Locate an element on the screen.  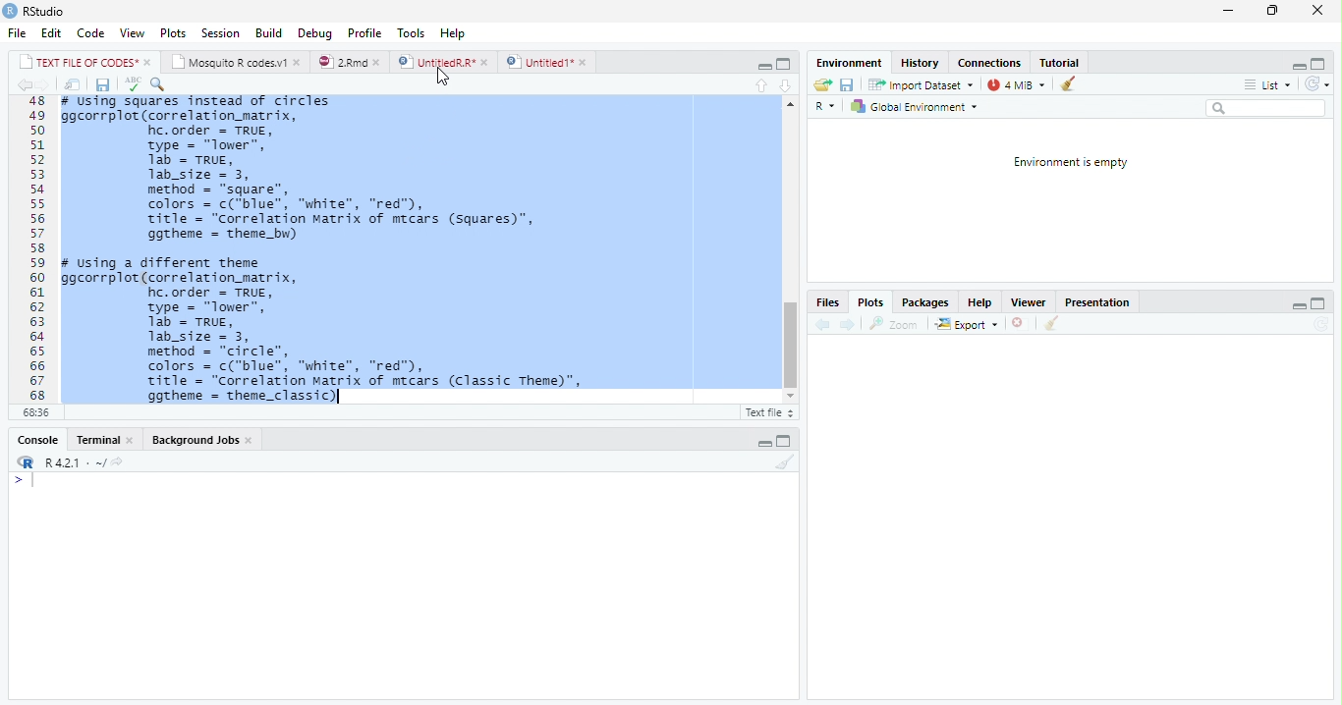
RScript  is located at coordinates (767, 413).